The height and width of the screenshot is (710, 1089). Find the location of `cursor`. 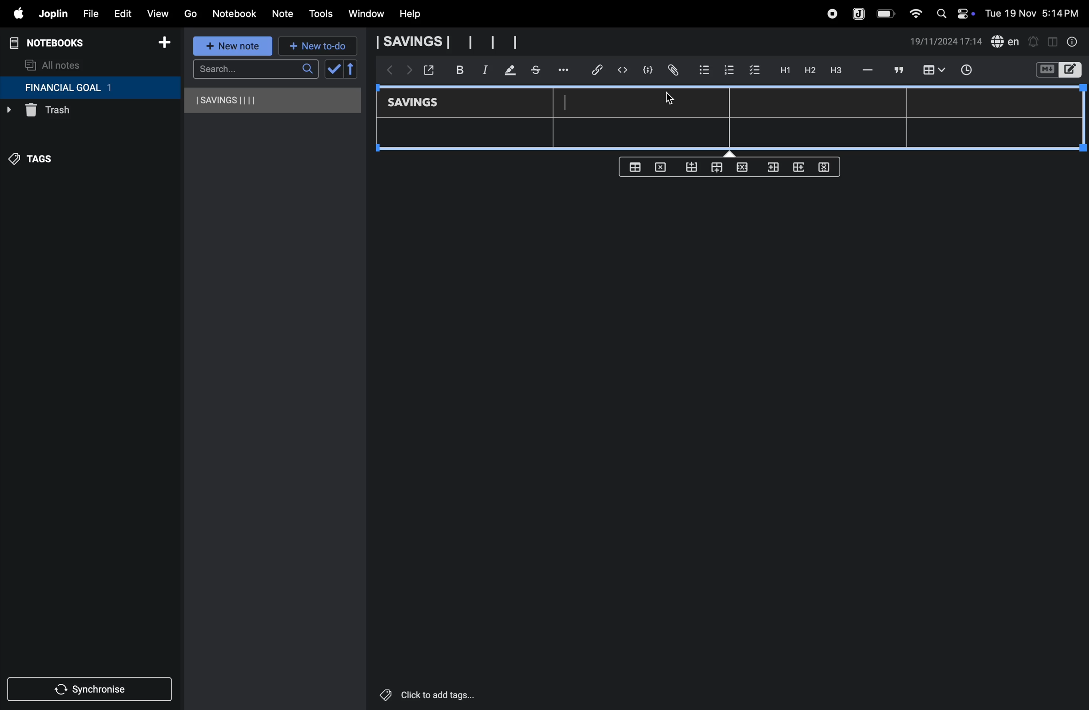

cursor is located at coordinates (571, 103).